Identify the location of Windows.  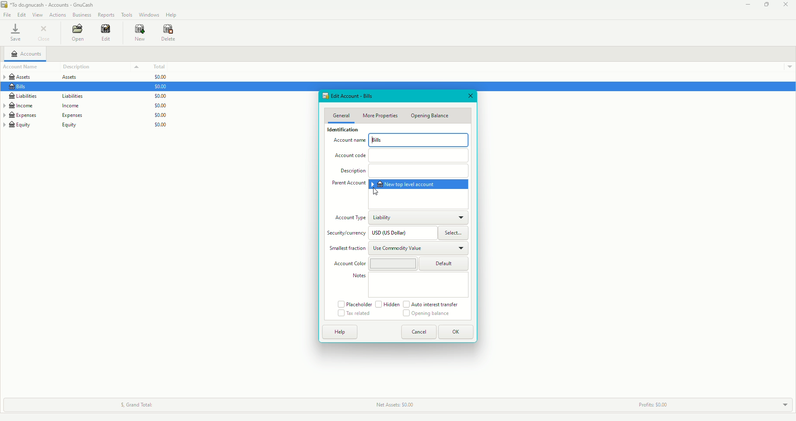
(149, 15).